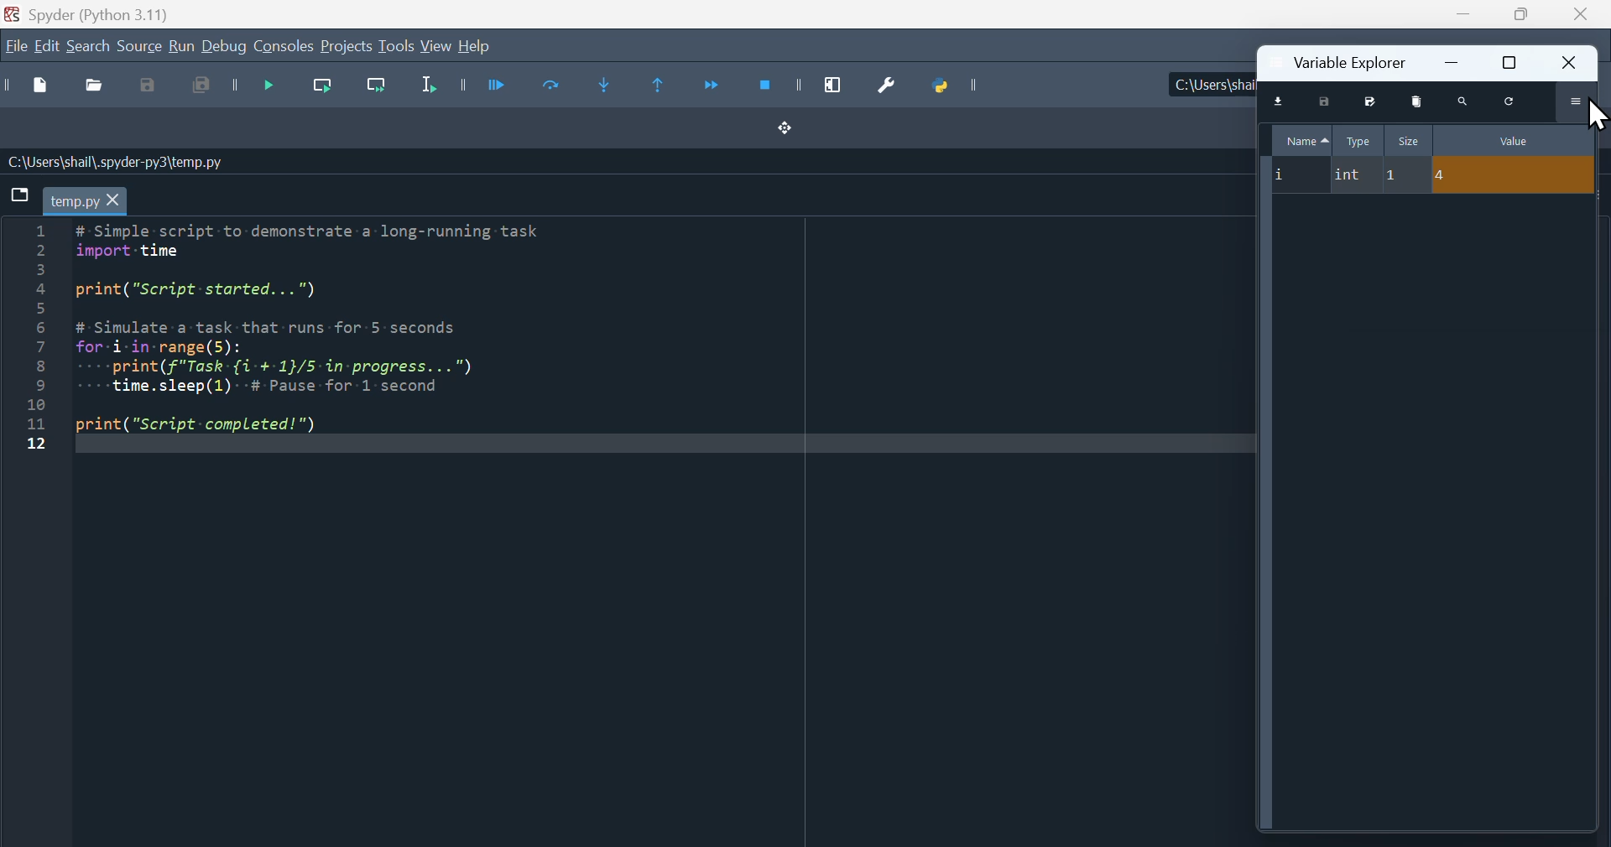  What do you see at coordinates (957, 84) in the screenshot?
I see `Python path manager` at bounding box center [957, 84].